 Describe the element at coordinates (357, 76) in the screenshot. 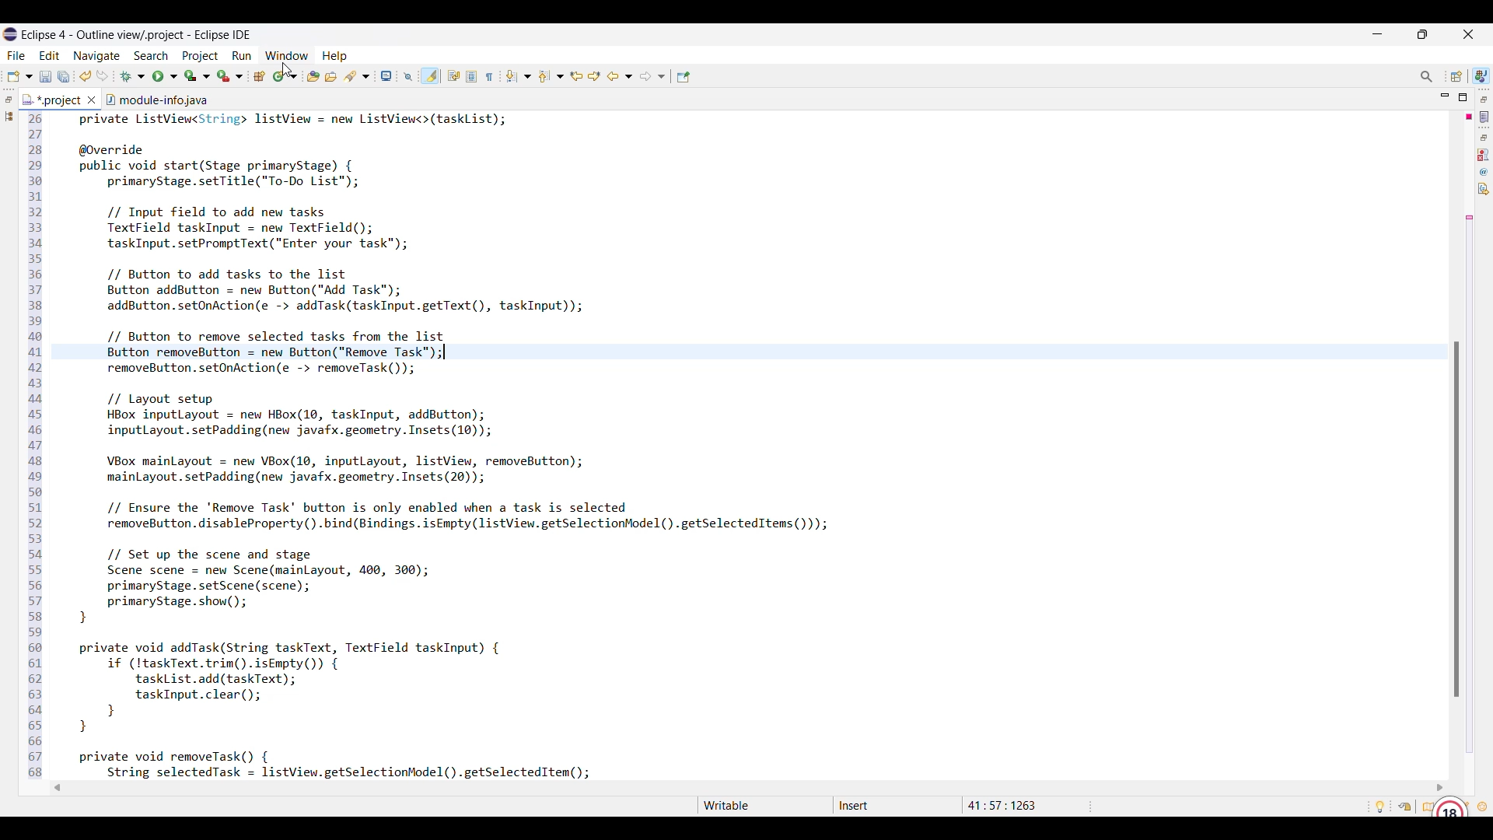

I see `Search options` at that location.